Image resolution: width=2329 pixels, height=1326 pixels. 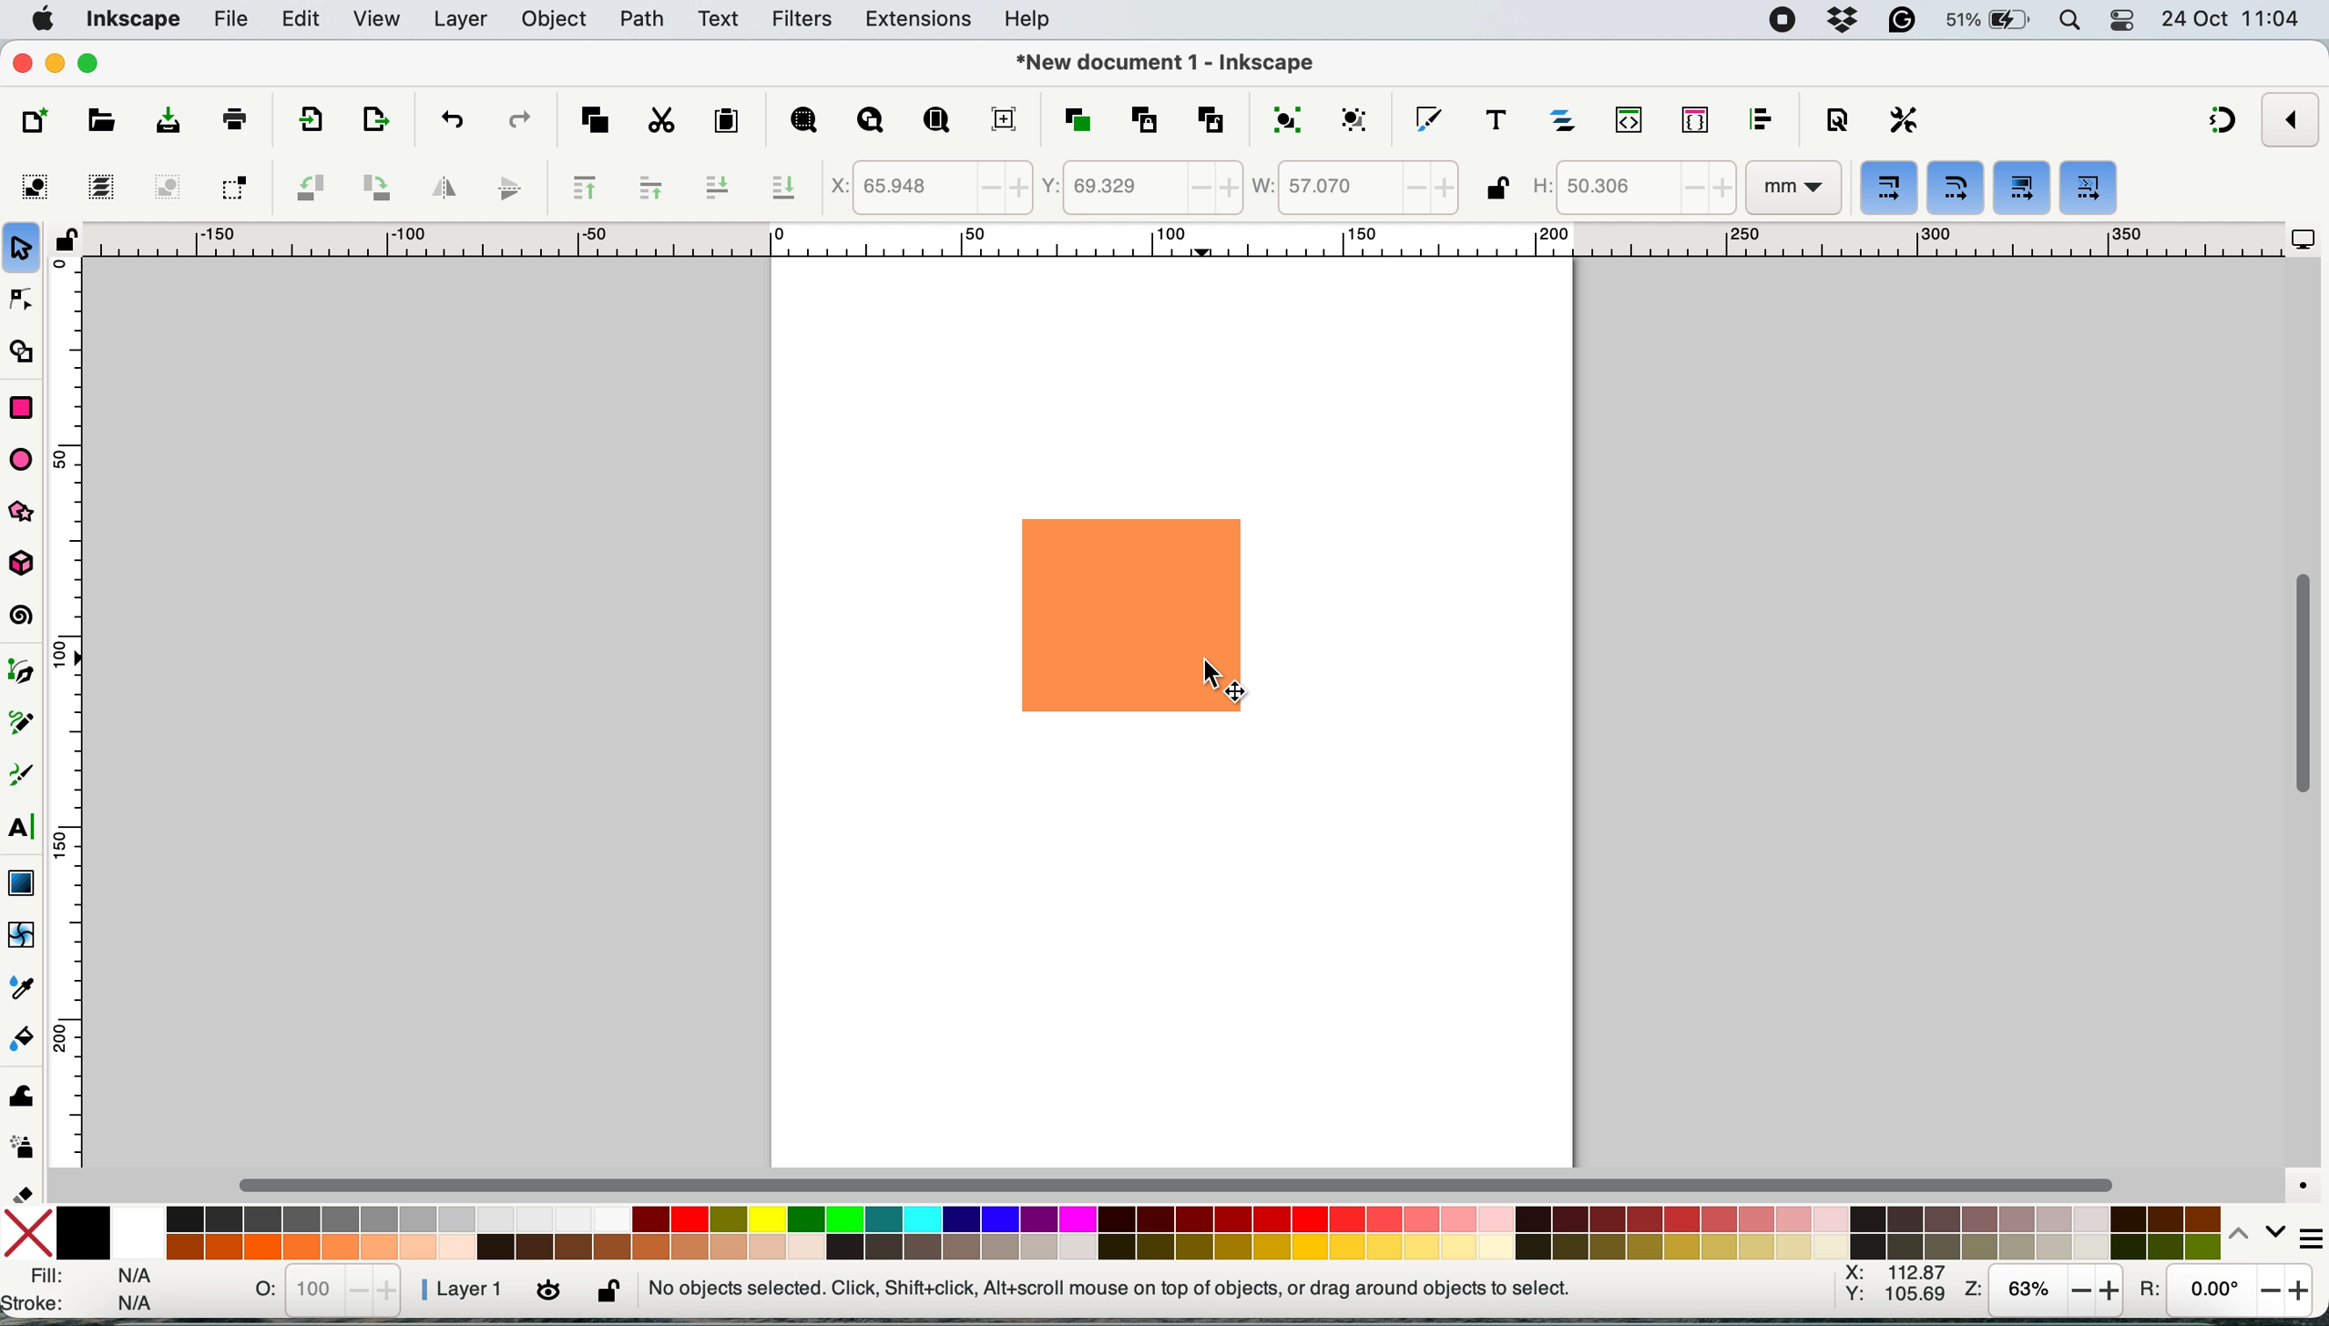 What do you see at coordinates (2232, 18) in the screenshot?
I see `date and time` at bounding box center [2232, 18].